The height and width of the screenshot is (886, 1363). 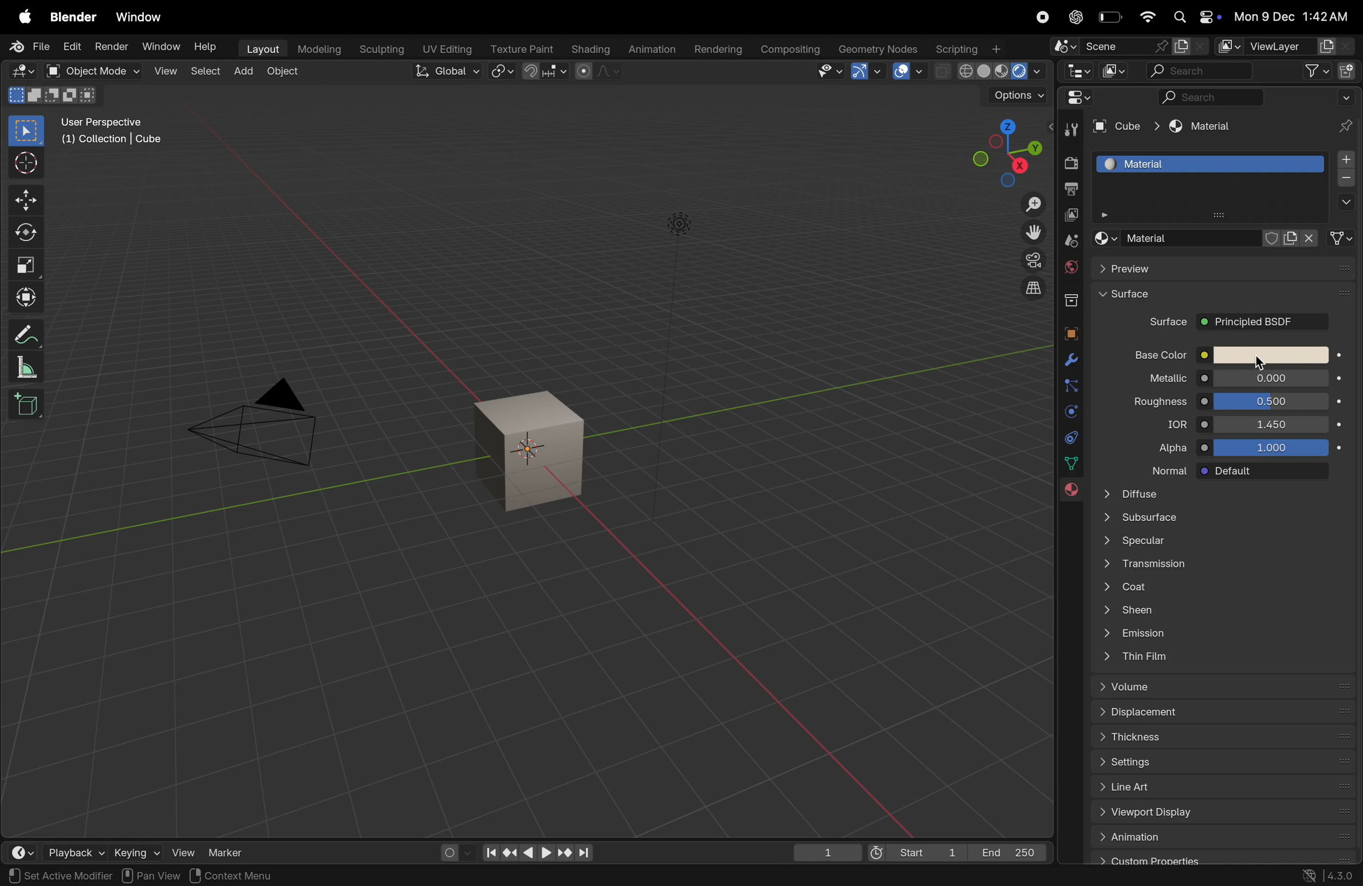 What do you see at coordinates (879, 48) in the screenshot?
I see `Geometry notes` at bounding box center [879, 48].